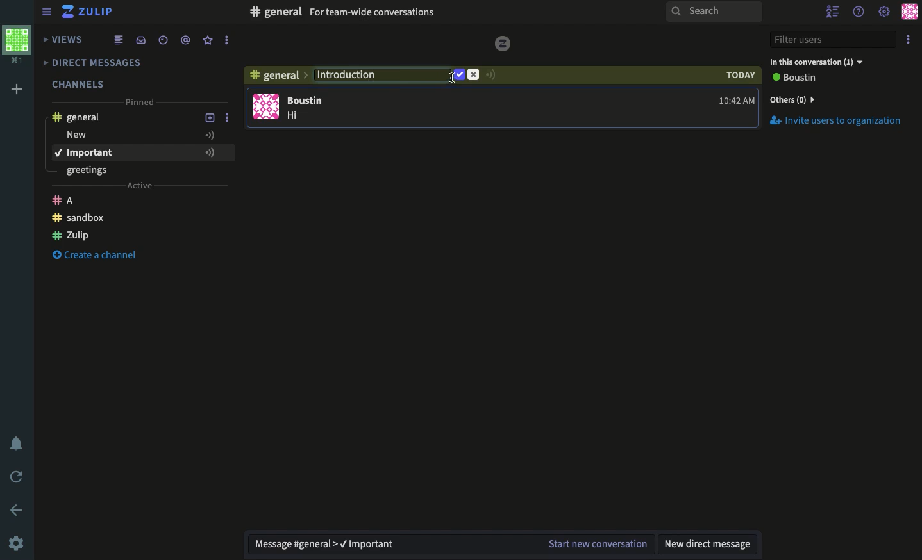  Describe the element at coordinates (16, 509) in the screenshot. I see `Back` at that location.